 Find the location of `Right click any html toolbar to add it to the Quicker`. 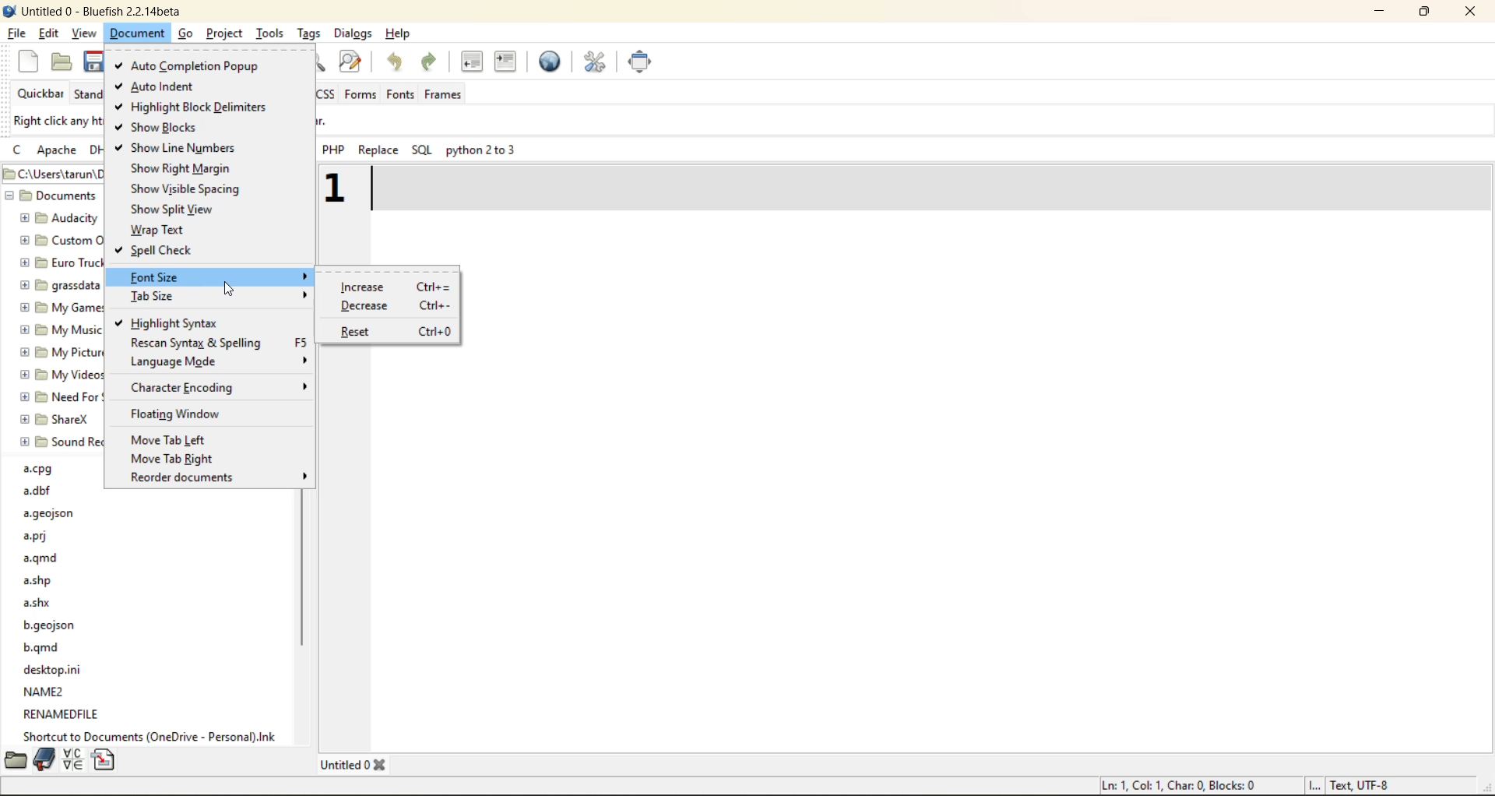

Right click any html toolbar to add it to the Quicker is located at coordinates (55, 120).